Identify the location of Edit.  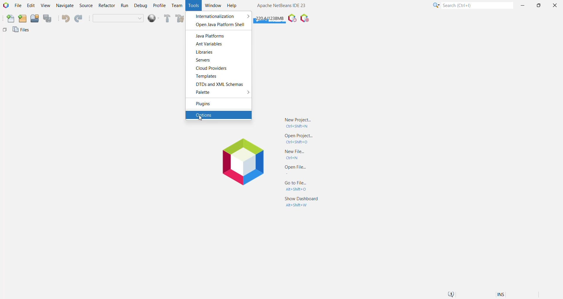
(31, 6).